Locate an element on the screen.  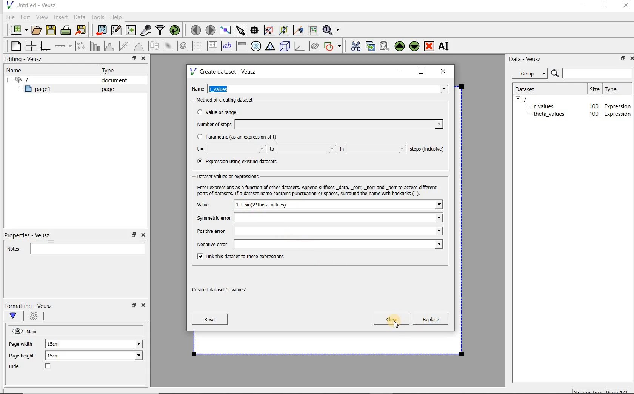
Value is located at coordinates (211, 206).